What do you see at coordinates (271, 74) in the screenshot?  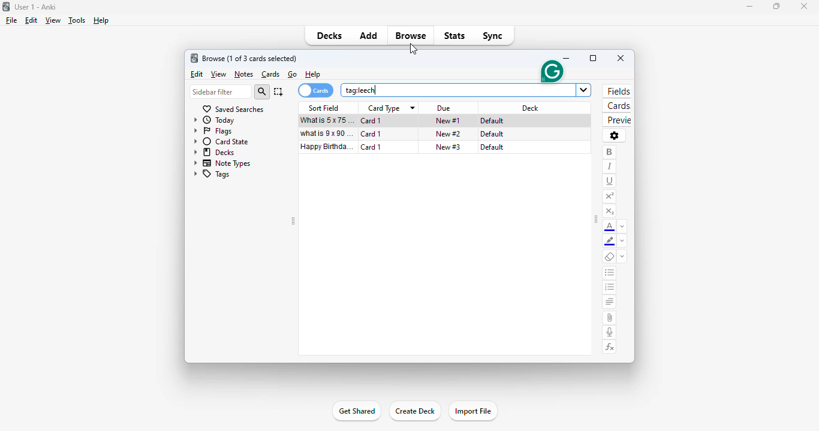 I see `cards` at bounding box center [271, 74].